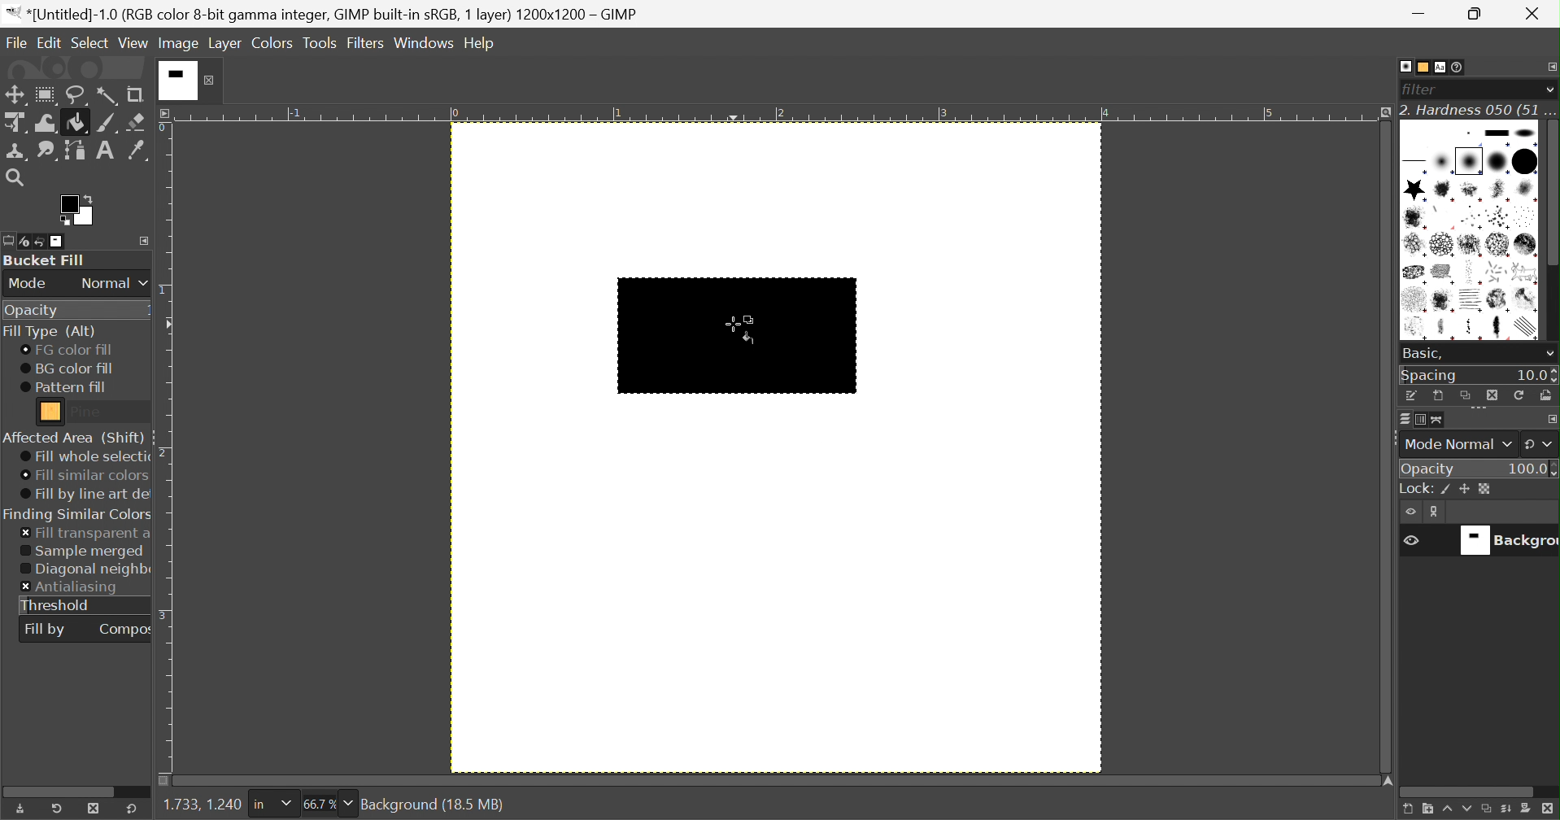 The width and height of the screenshot is (1560, 820). I want to click on vertical , so click(1550, 233).